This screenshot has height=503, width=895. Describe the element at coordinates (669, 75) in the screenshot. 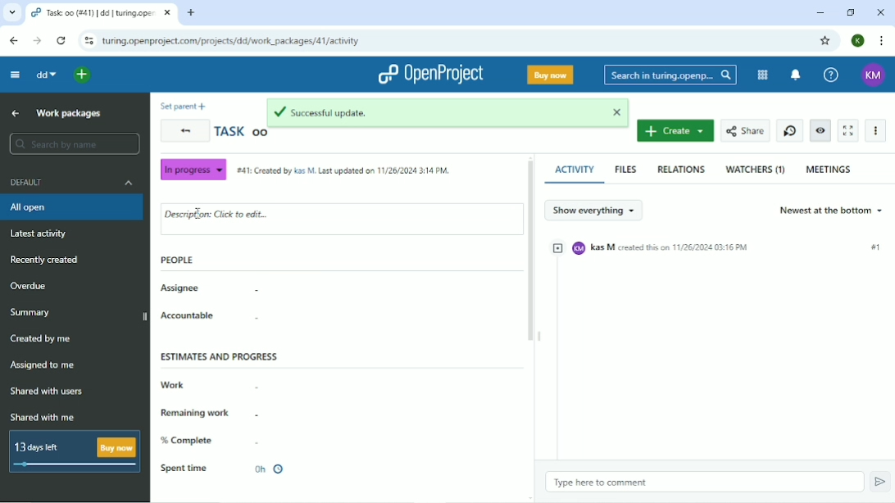

I see `Search in turing.openproject.com` at that location.